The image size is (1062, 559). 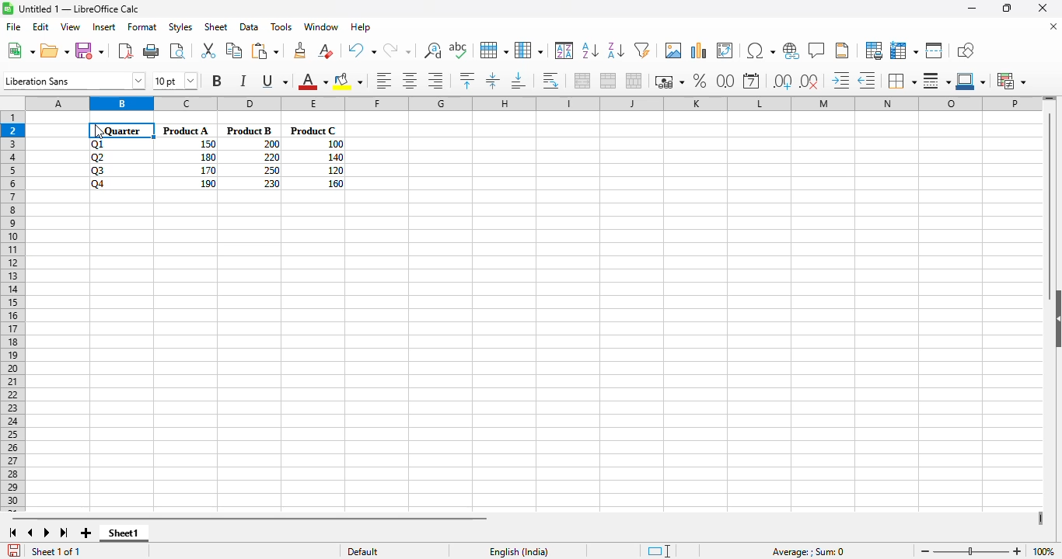 What do you see at coordinates (208, 50) in the screenshot?
I see `cut` at bounding box center [208, 50].